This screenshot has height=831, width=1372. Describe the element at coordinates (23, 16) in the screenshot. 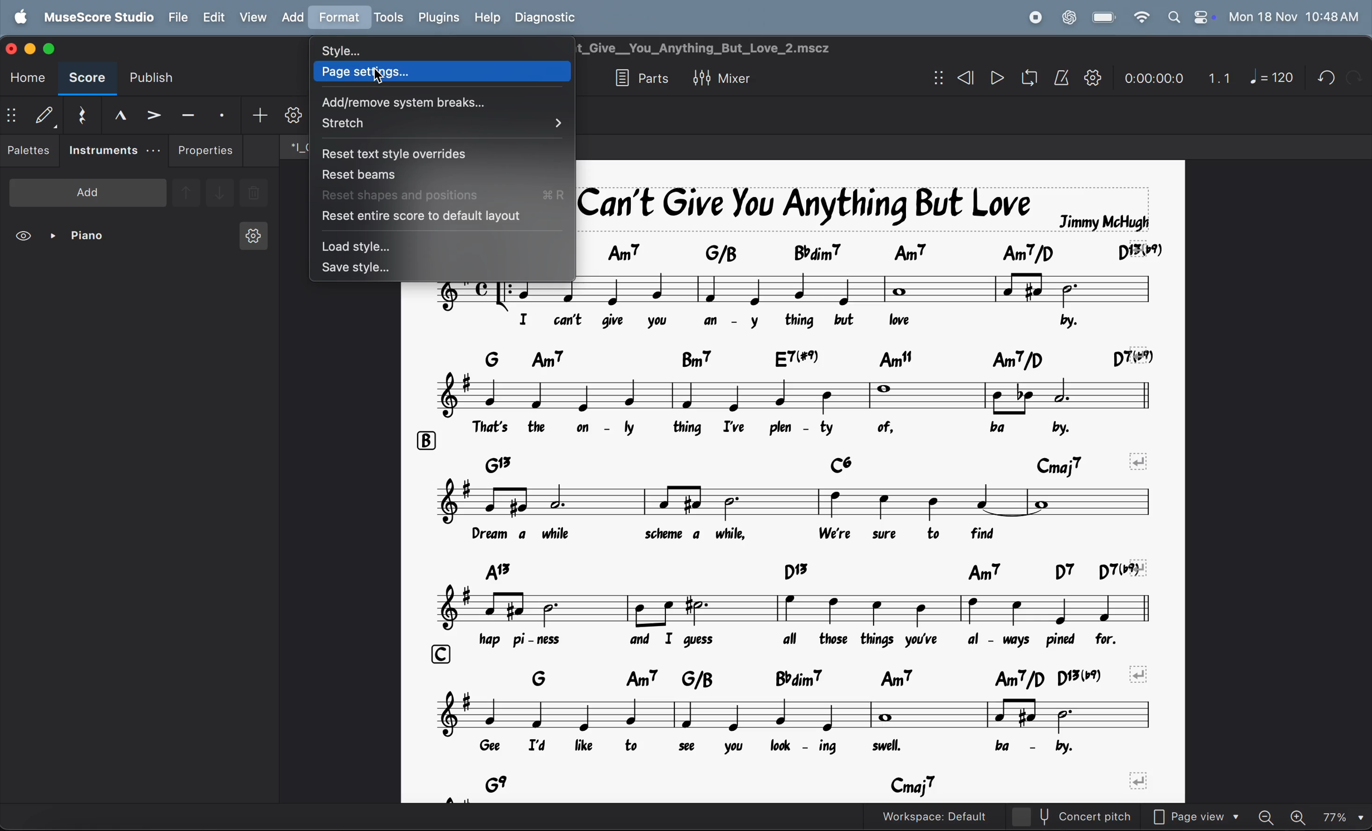

I see `apple menu` at that location.